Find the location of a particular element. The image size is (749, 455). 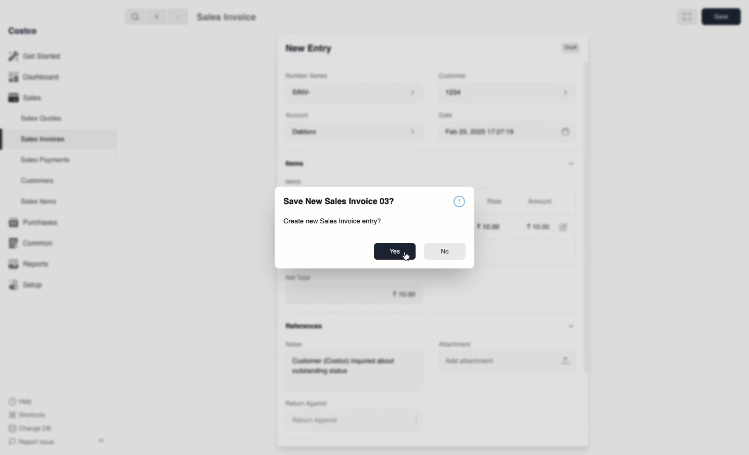

Number Series is located at coordinates (307, 75).